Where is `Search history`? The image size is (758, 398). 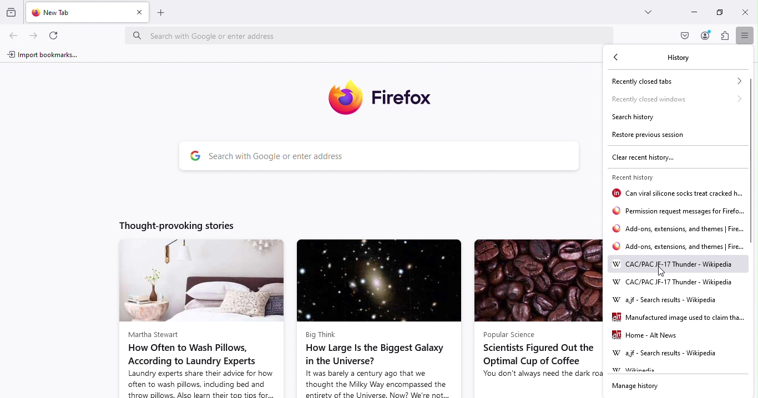
Search history is located at coordinates (641, 119).